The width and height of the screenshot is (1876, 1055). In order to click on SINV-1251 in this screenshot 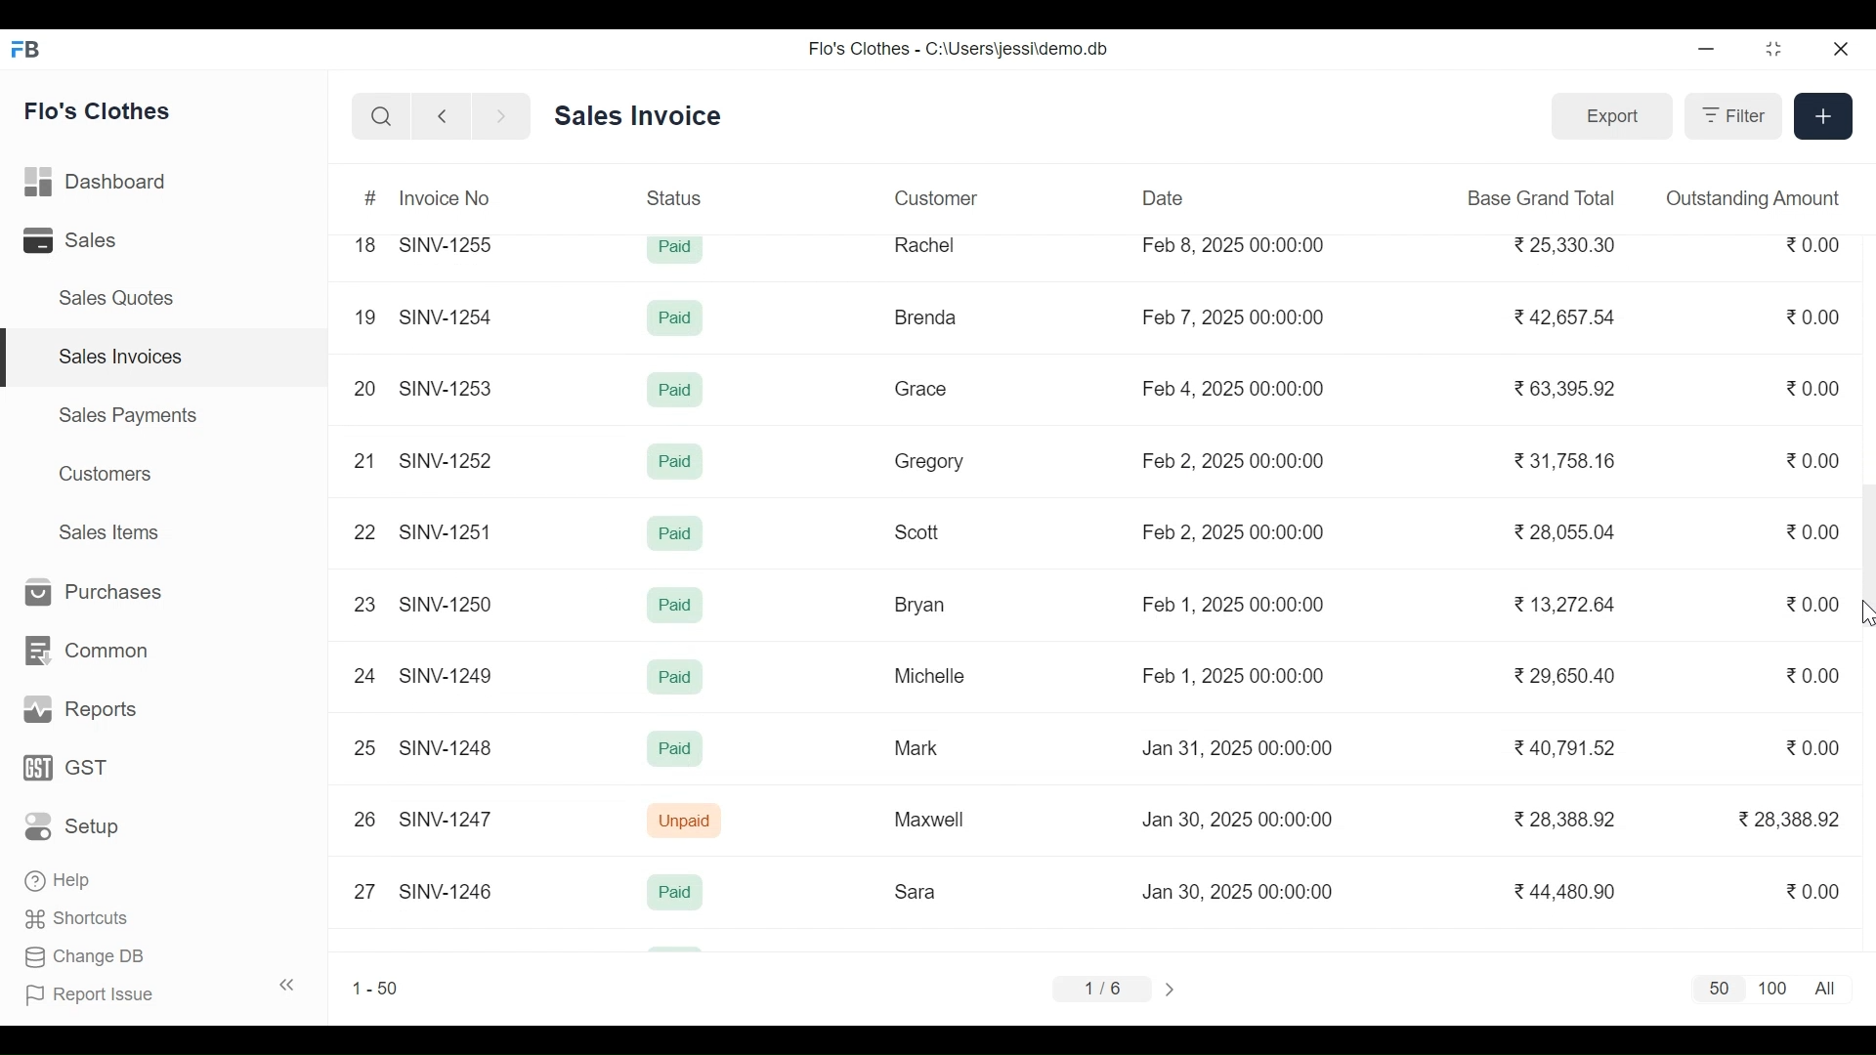, I will do `click(447, 531)`.